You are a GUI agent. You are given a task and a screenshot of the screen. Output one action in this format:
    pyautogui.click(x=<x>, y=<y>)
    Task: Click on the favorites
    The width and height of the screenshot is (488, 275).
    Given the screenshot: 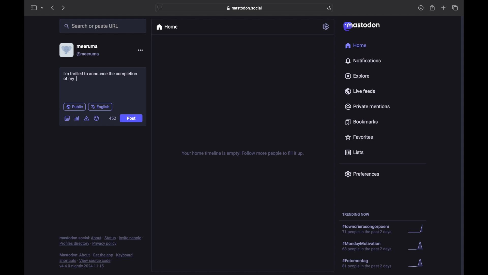 What is the action you would take?
    pyautogui.click(x=359, y=137)
    